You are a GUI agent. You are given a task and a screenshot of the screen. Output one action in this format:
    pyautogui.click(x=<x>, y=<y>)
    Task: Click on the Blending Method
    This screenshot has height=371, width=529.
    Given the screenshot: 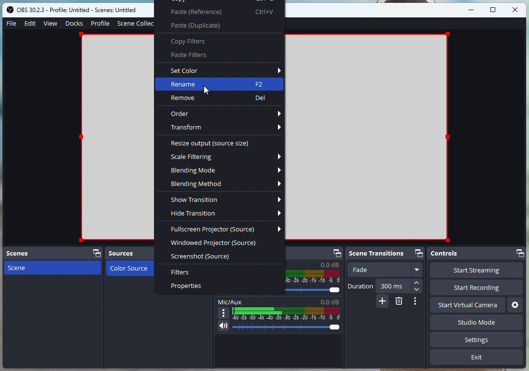 What is the action you would take?
    pyautogui.click(x=226, y=184)
    